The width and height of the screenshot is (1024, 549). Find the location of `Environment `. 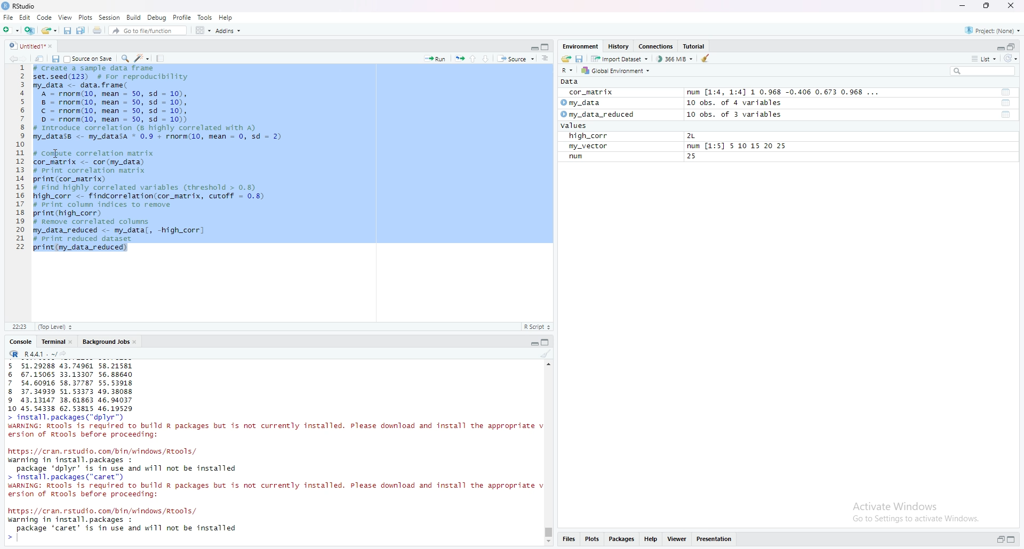

Environment  is located at coordinates (581, 46).